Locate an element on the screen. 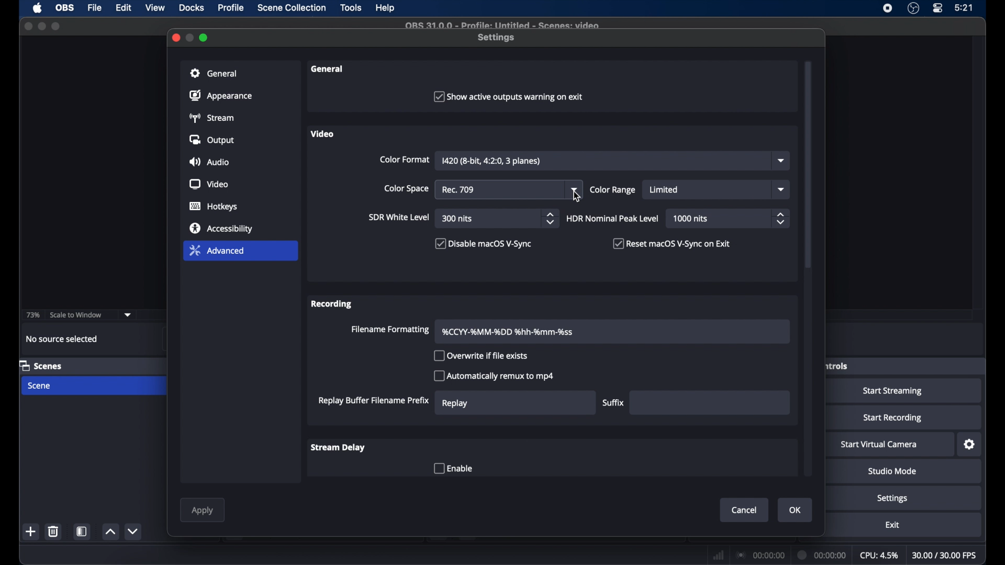 This screenshot has width=1005, height=565. network is located at coordinates (718, 555).